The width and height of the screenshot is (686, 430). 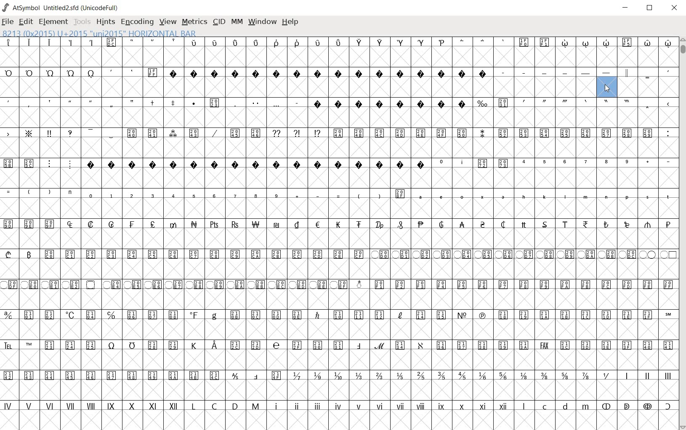 What do you see at coordinates (106, 22) in the screenshot?
I see `HINTS` at bounding box center [106, 22].